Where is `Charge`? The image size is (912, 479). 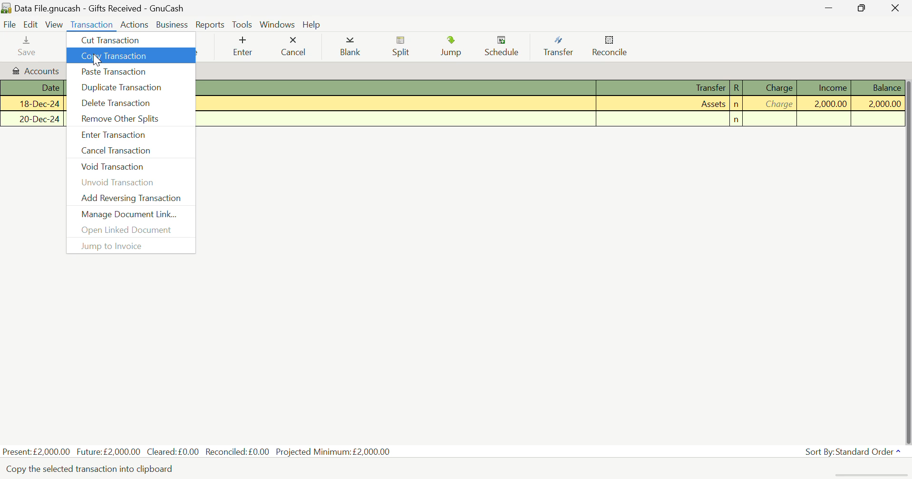 Charge is located at coordinates (771, 87).